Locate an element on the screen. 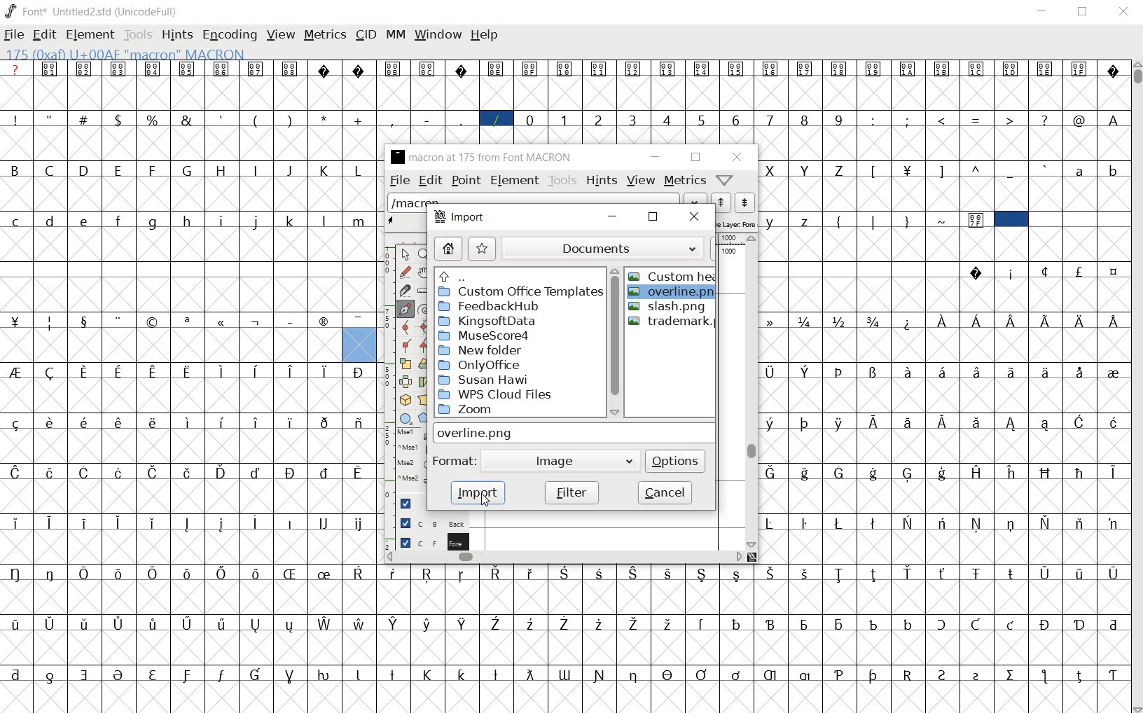 Image resolution: width=1143 pixels, height=713 pixels. Symbol is located at coordinates (223, 422).